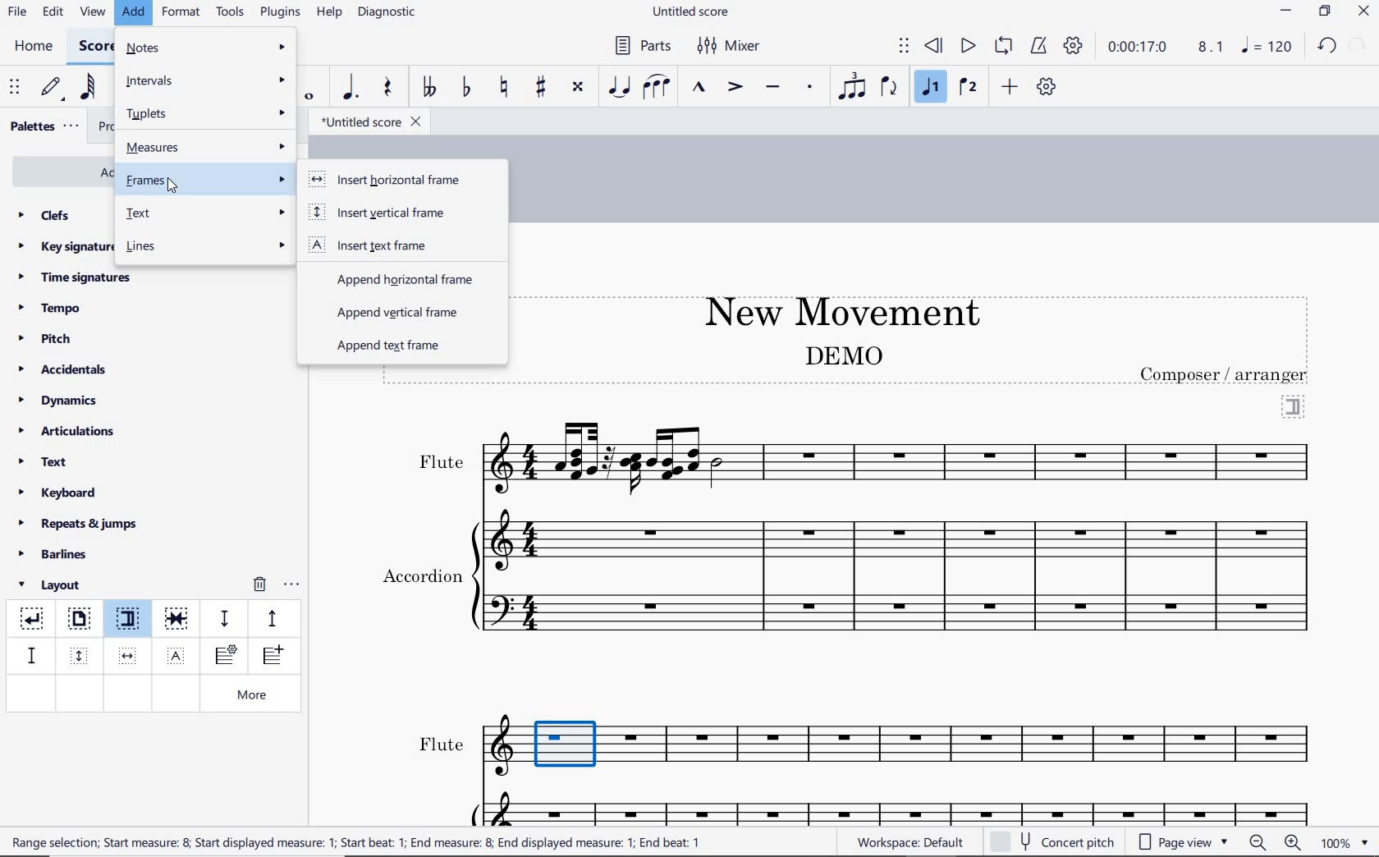 This screenshot has height=857, width=1379. What do you see at coordinates (834, 309) in the screenshot?
I see `title` at bounding box center [834, 309].